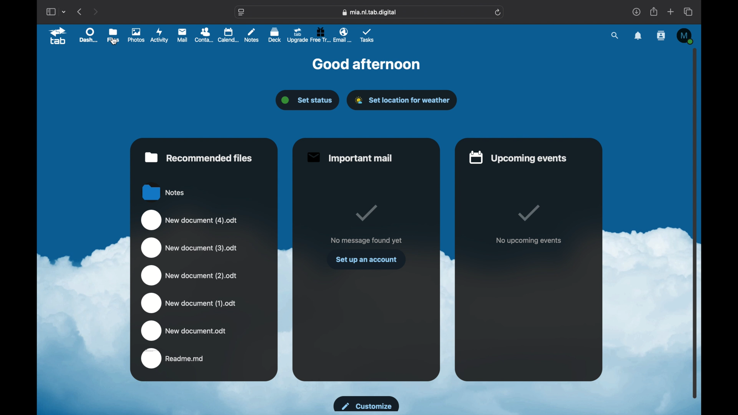 Image resolution: width=738 pixels, height=415 pixels. I want to click on important mail, so click(349, 158).